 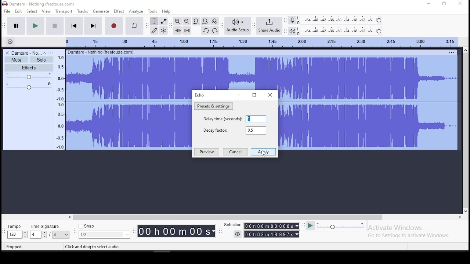 I want to click on delete track, so click(x=7, y=52).